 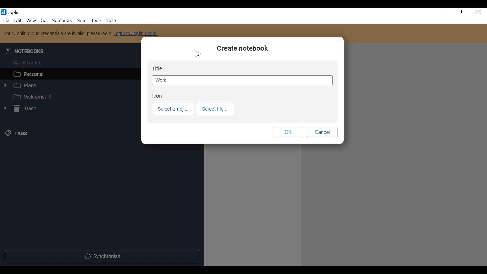 I want to click on Cancel, so click(x=322, y=132).